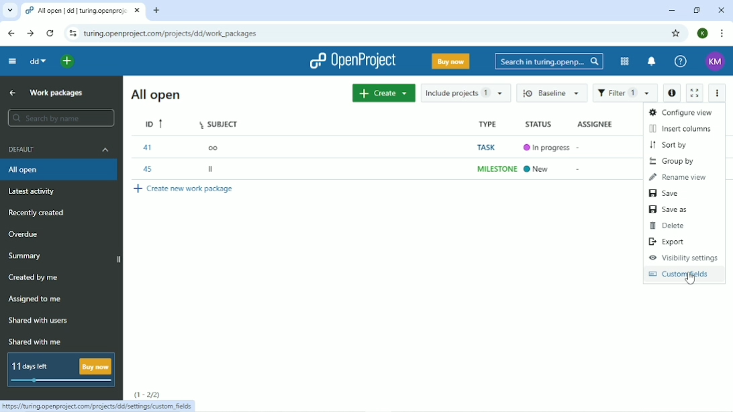 This screenshot has height=412, width=733. What do you see at coordinates (215, 148) in the screenshot?
I see `oo` at bounding box center [215, 148].